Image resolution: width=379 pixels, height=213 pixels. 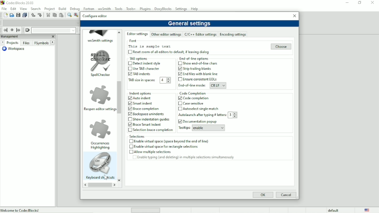 What do you see at coordinates (202, 121) in the screenshot?
I see `Documentation popup` at bounding box center [202, 121].